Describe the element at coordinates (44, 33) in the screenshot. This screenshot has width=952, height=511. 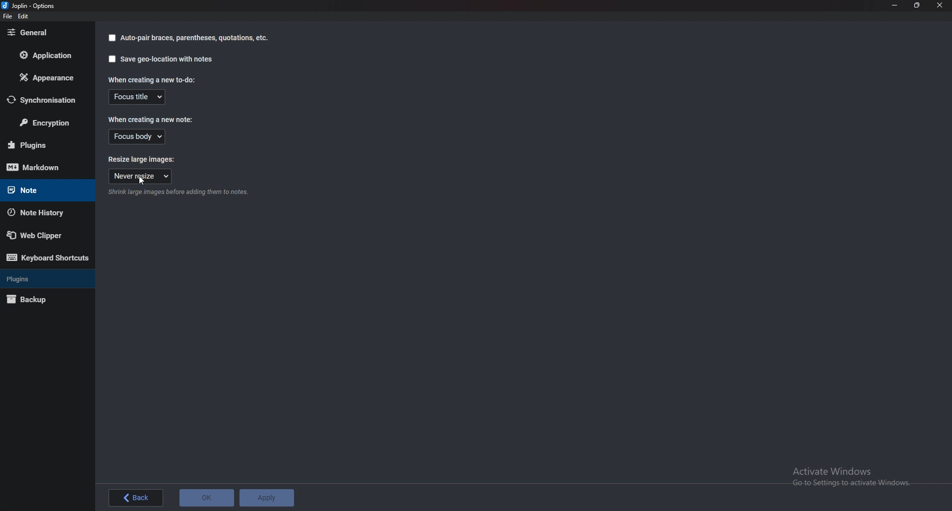
I see `general` at that location.